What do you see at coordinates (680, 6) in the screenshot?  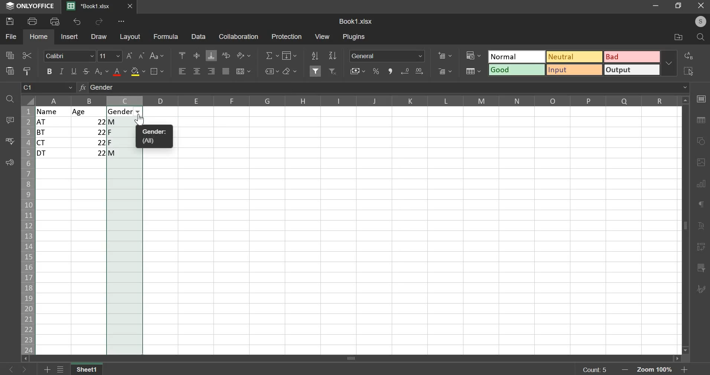 I see `restore` at bounding box center [680, 6].